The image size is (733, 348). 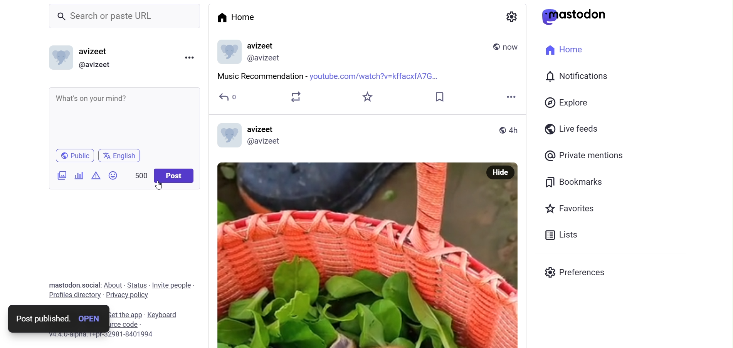 What do you see at coordinates (39, 318) in the screenshot?
I see `post published` at bounding box center [39, 318].